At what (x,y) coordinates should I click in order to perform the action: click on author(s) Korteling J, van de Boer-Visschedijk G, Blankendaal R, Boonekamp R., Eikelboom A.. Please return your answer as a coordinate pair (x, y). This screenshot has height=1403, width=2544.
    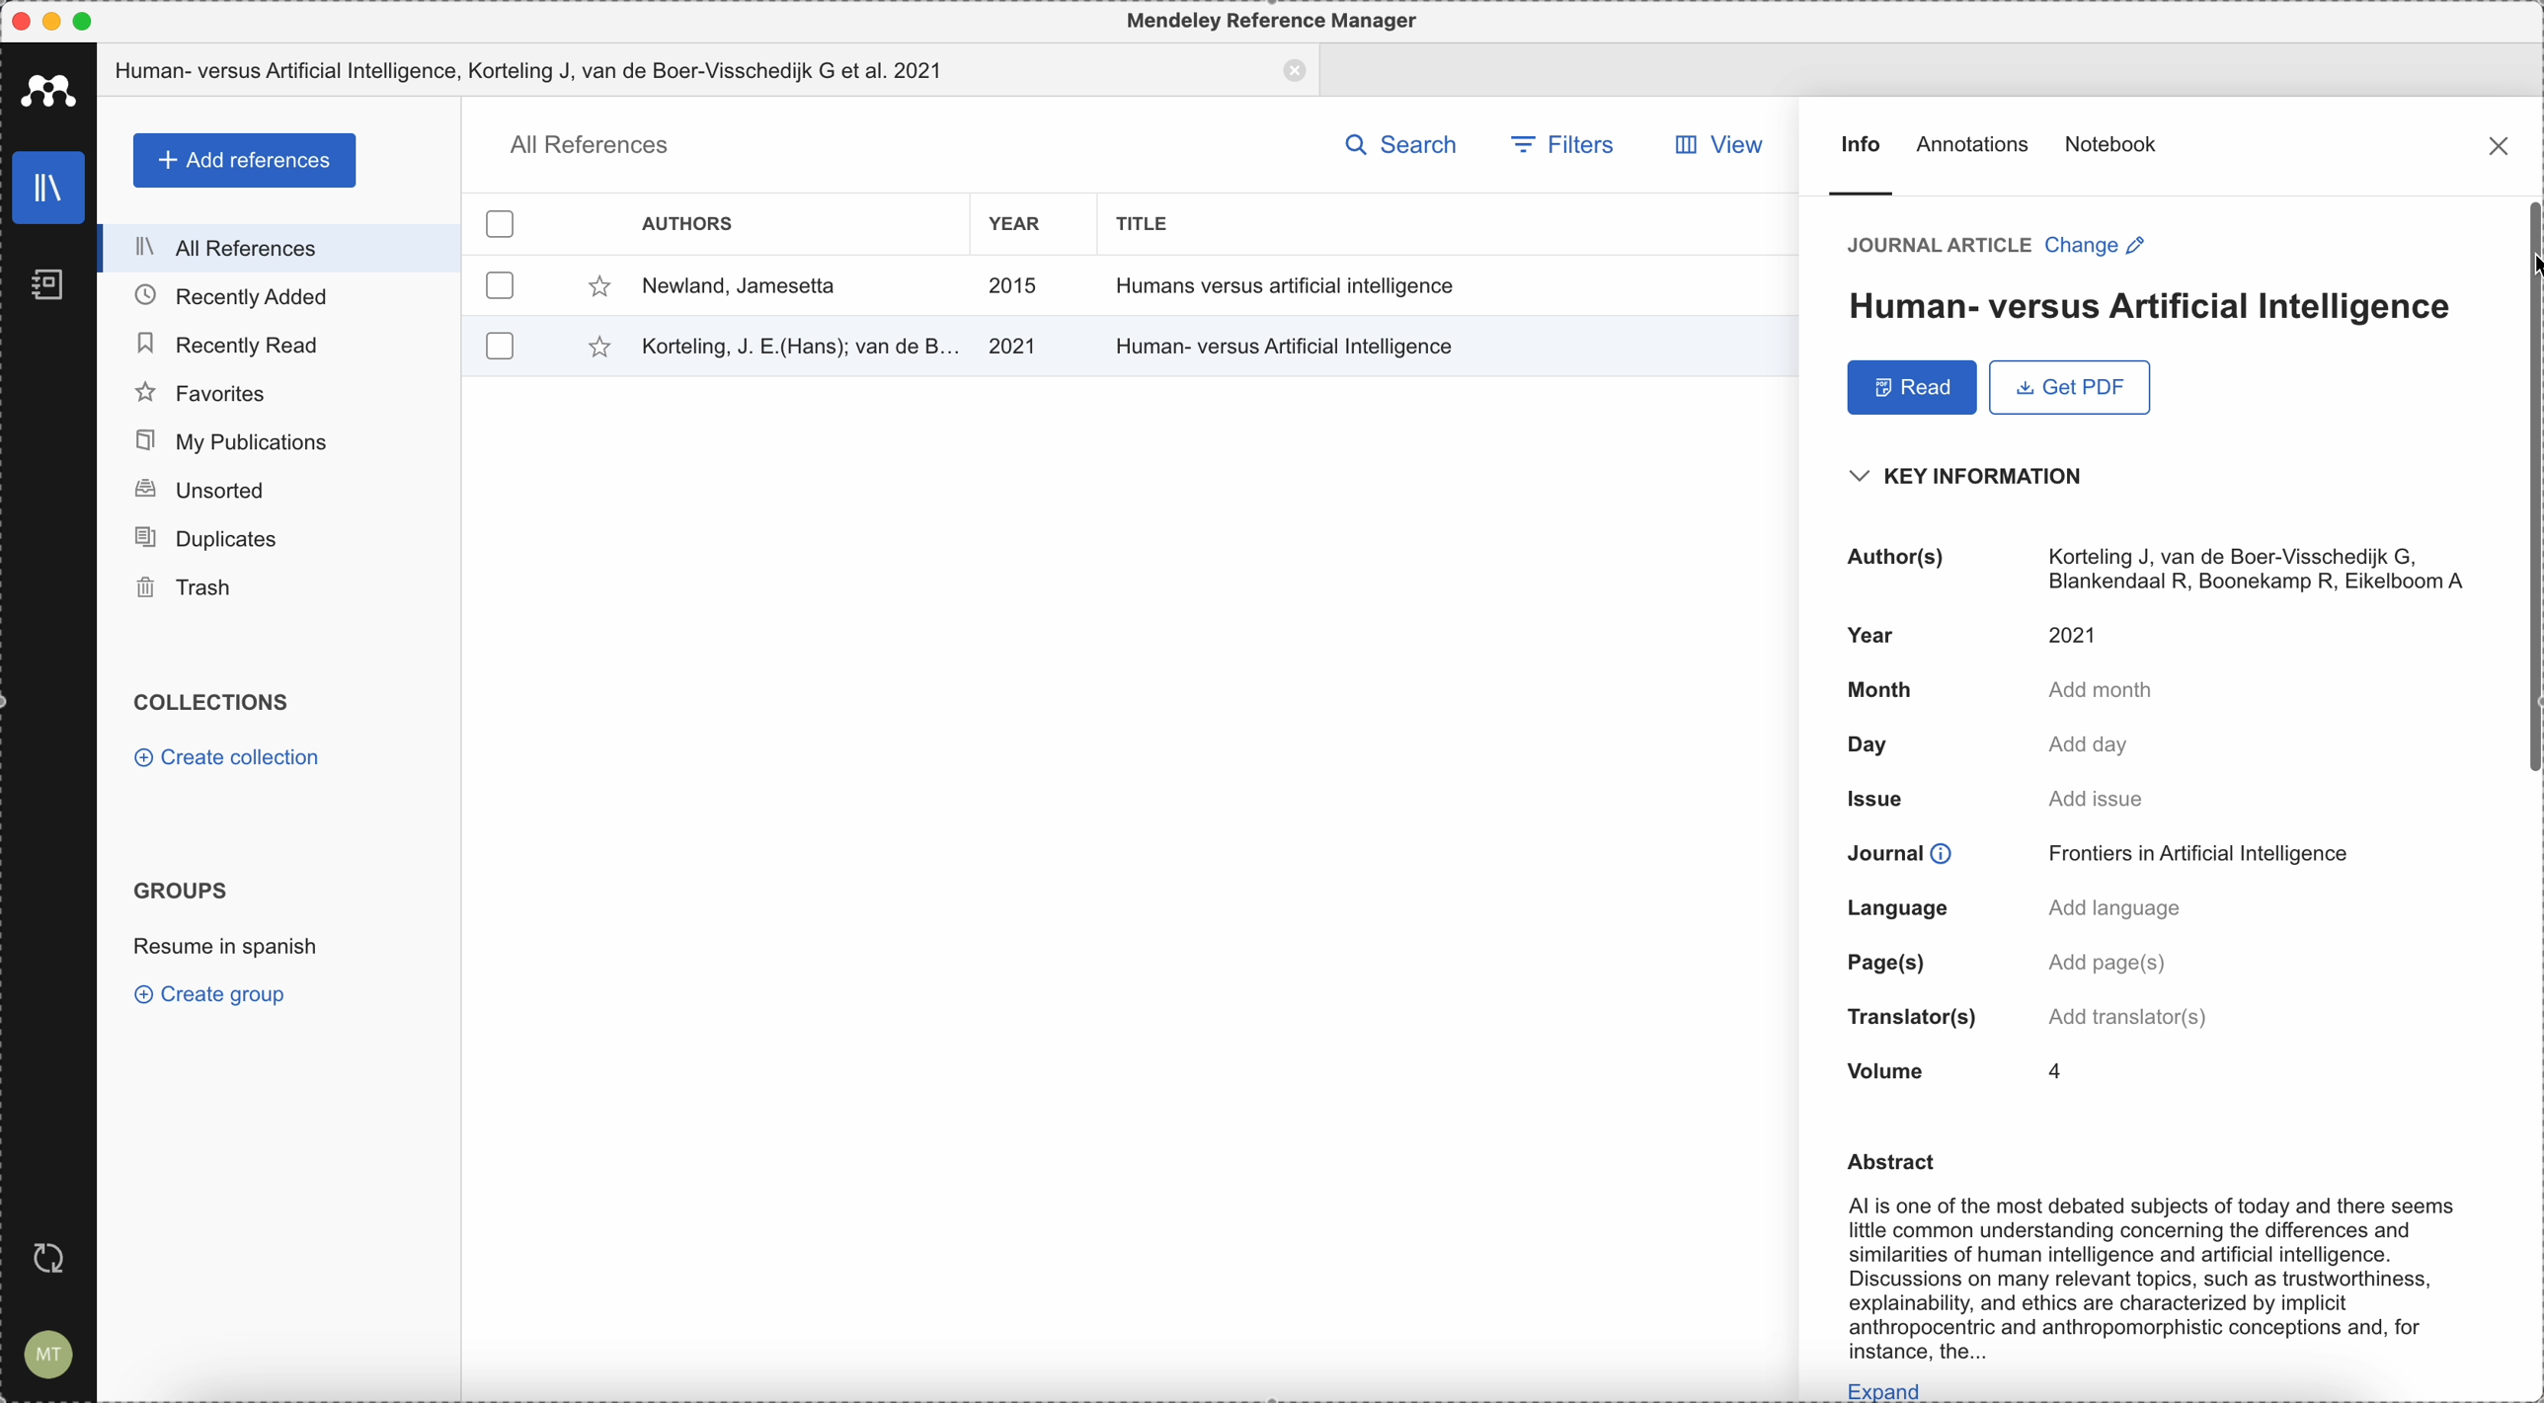
    Looking at the image, I should click on (2154, 565).